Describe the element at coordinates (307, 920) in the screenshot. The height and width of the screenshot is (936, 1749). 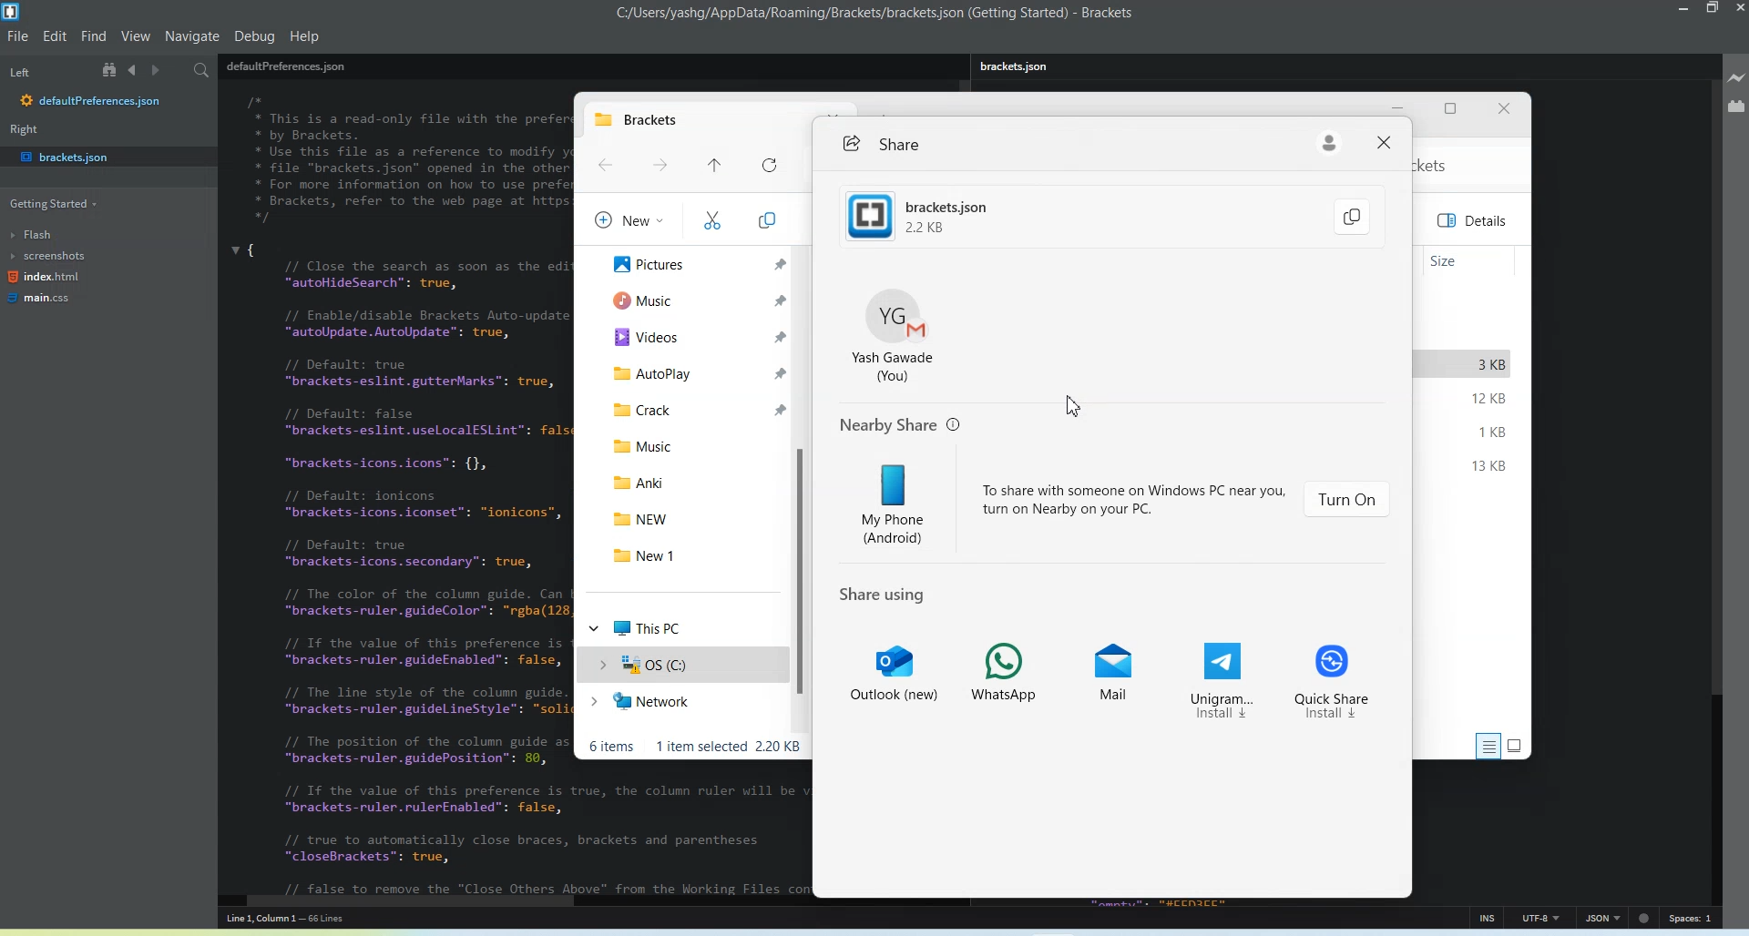
I see `line 1, column 1 - 66 lines` at that location.